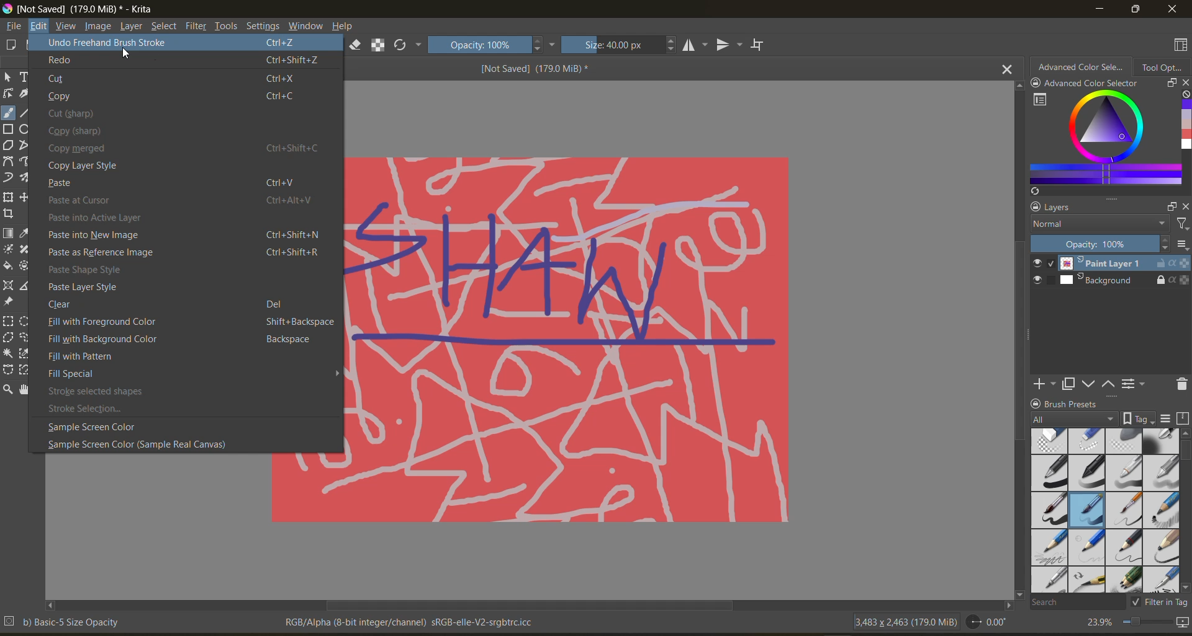 The image size is (1192, 636). I want to click on Advanced color selector, so click(1081, 66).